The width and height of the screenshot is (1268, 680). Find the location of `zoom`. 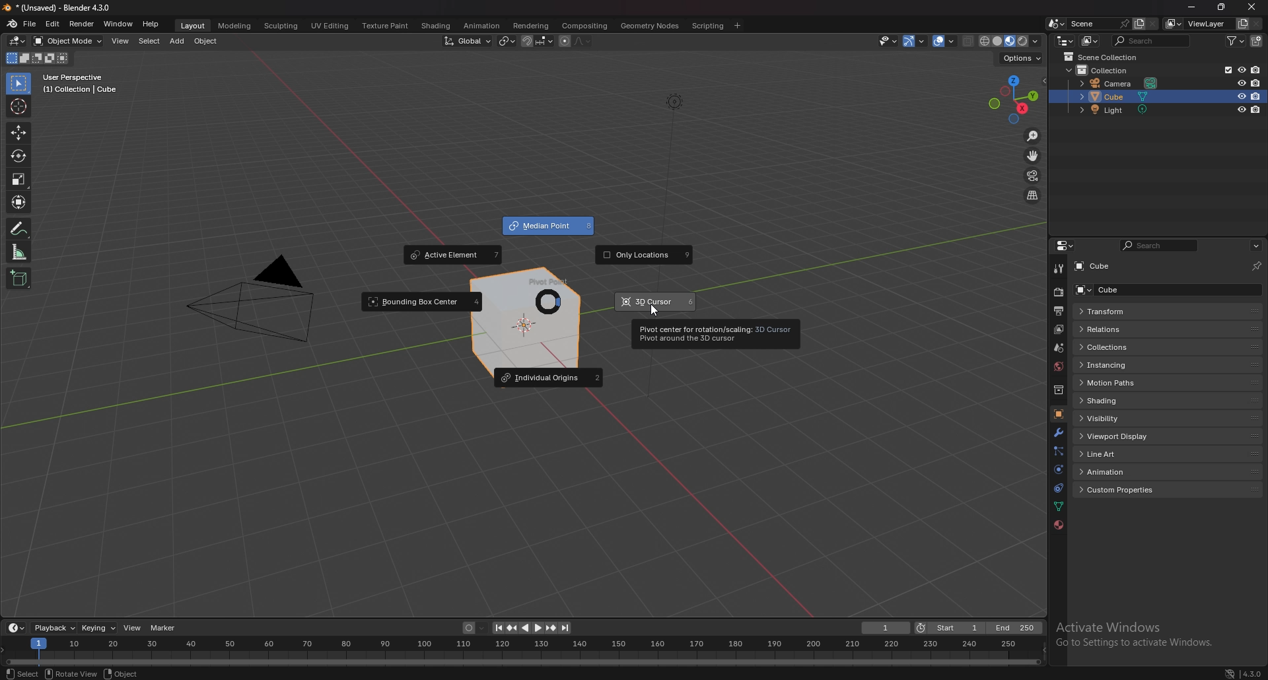

zoom is located at coordinates (1033, 136).